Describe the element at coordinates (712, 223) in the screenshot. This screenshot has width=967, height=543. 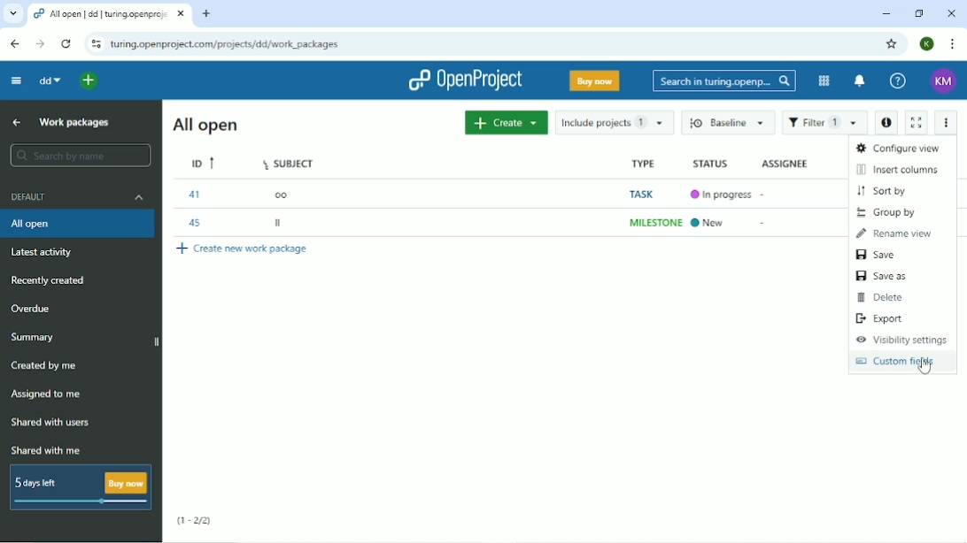
I see `New` at that location.